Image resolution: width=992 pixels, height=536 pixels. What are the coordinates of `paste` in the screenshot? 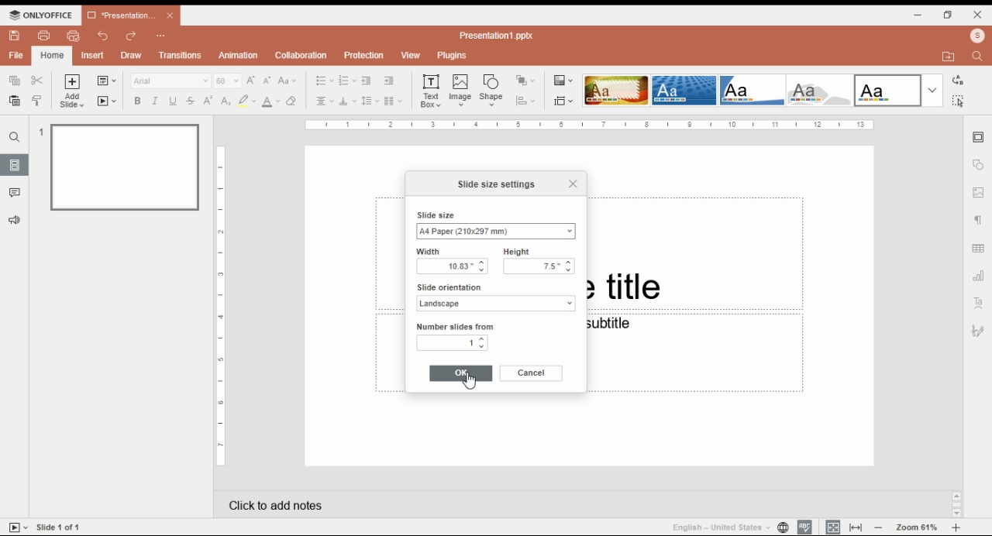 It's located at (13, 101).